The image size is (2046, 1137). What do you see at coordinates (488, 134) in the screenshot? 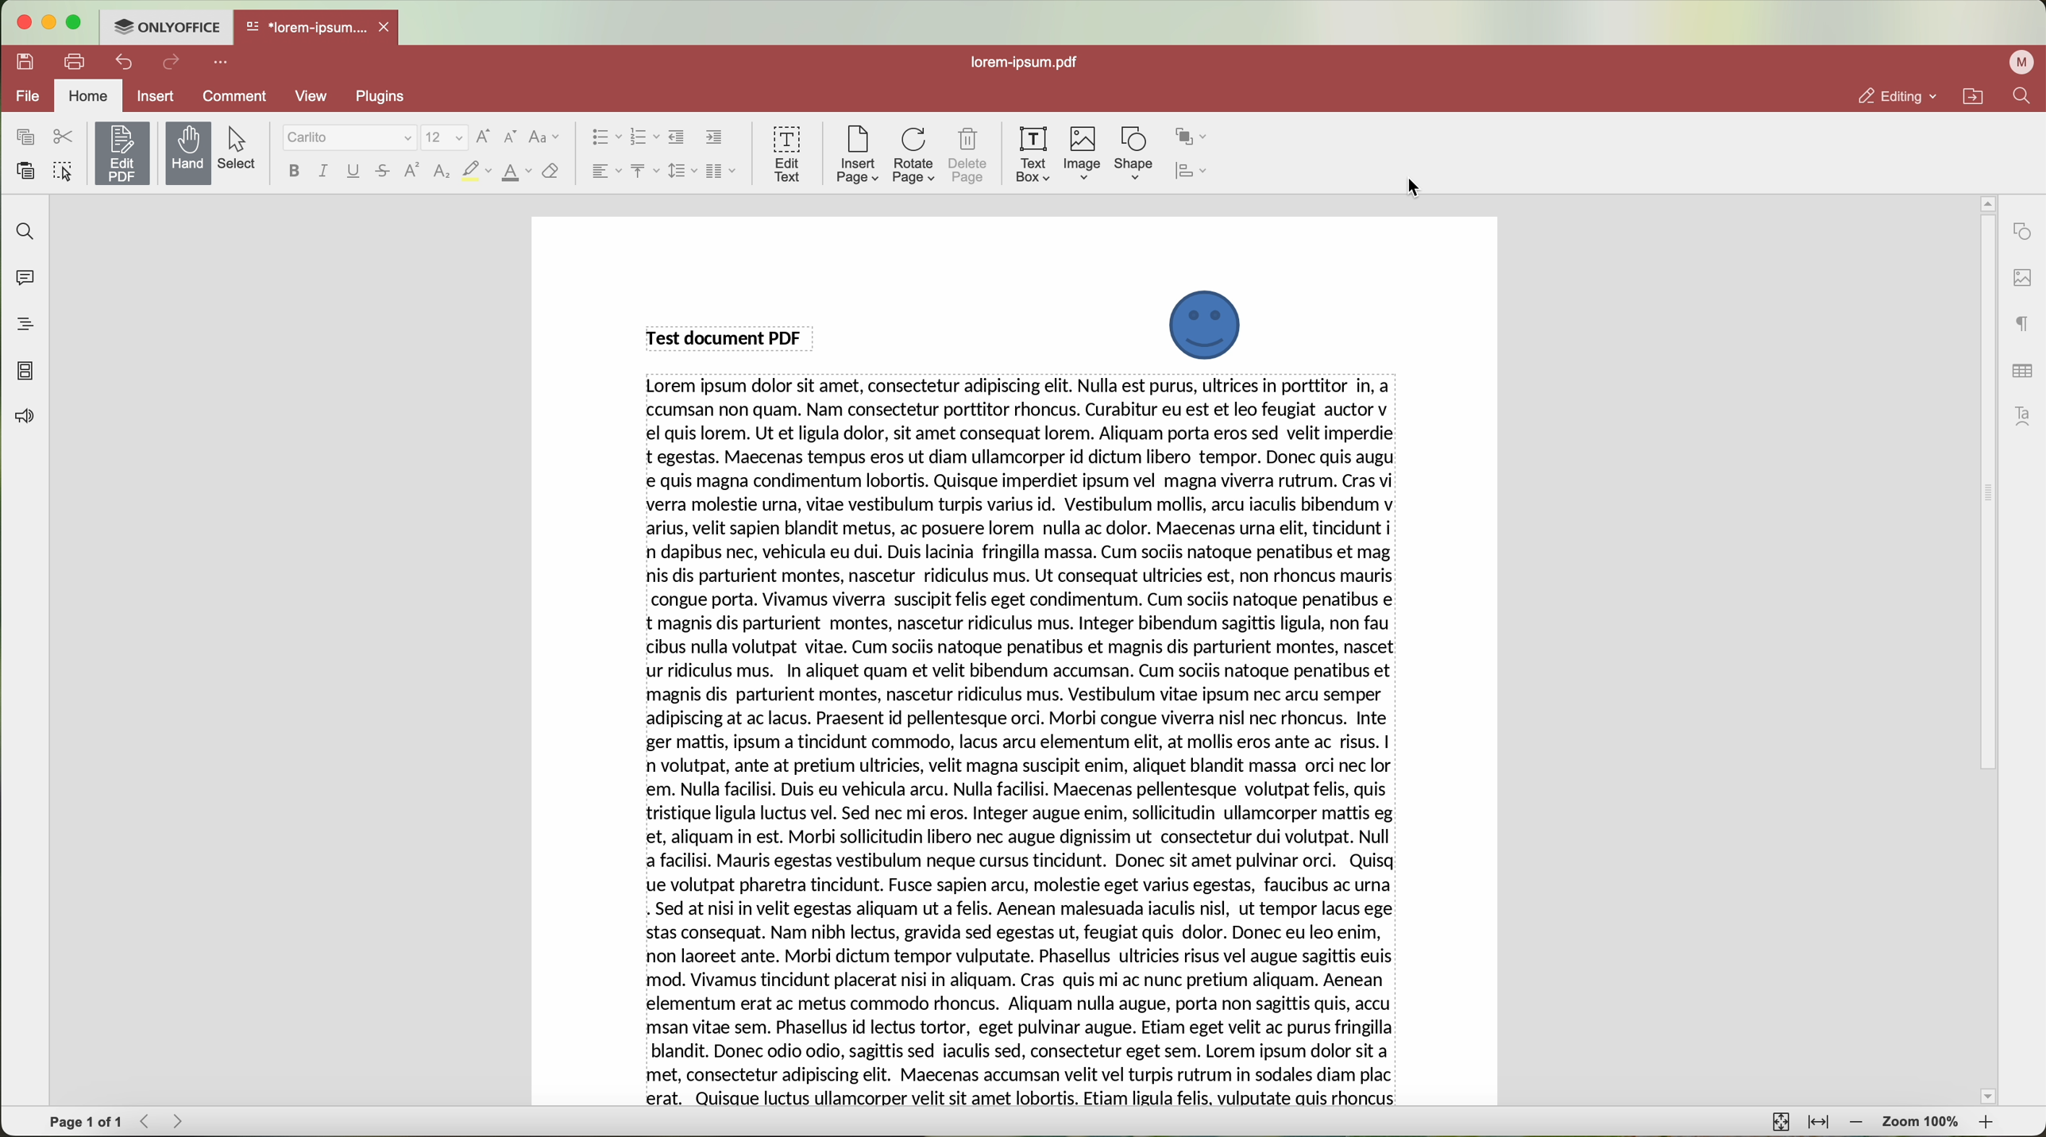
I see `increment font size` at bounding box center [488, 134].